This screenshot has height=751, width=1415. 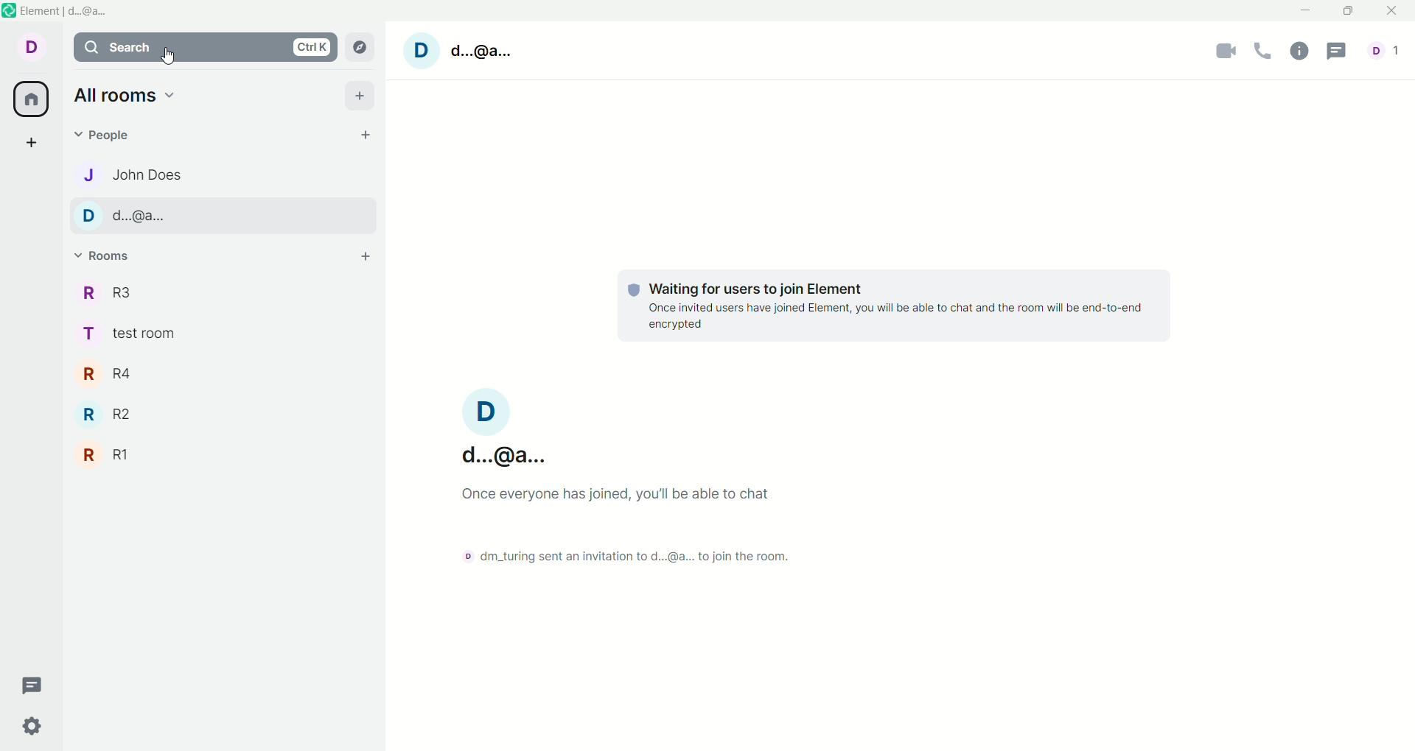 What do you see at coordinates (895, 316) in the screenshot?
I see `Once invited users have joined Element, you will be able to chat and the room will be end-to-end encrypted` at bounding box center [895, 316].